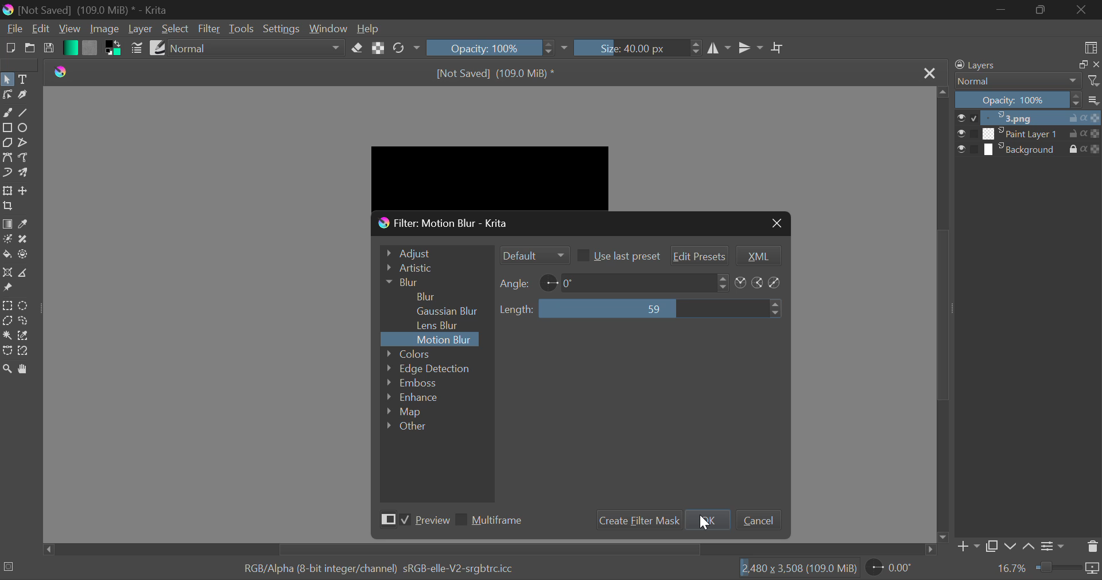 The image size is (1102, 580). Describe the element at coordinates (25, 190) in the screenshot. I see `Move Layer` at that location.